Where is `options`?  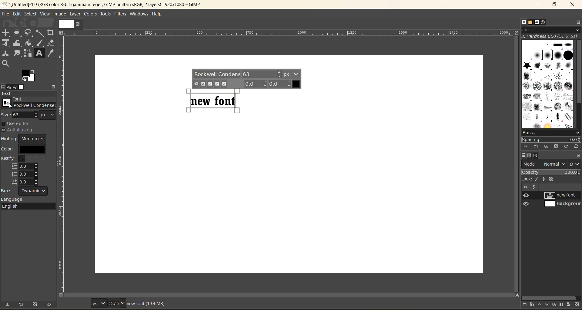
options is located at coordinates (548, 83).